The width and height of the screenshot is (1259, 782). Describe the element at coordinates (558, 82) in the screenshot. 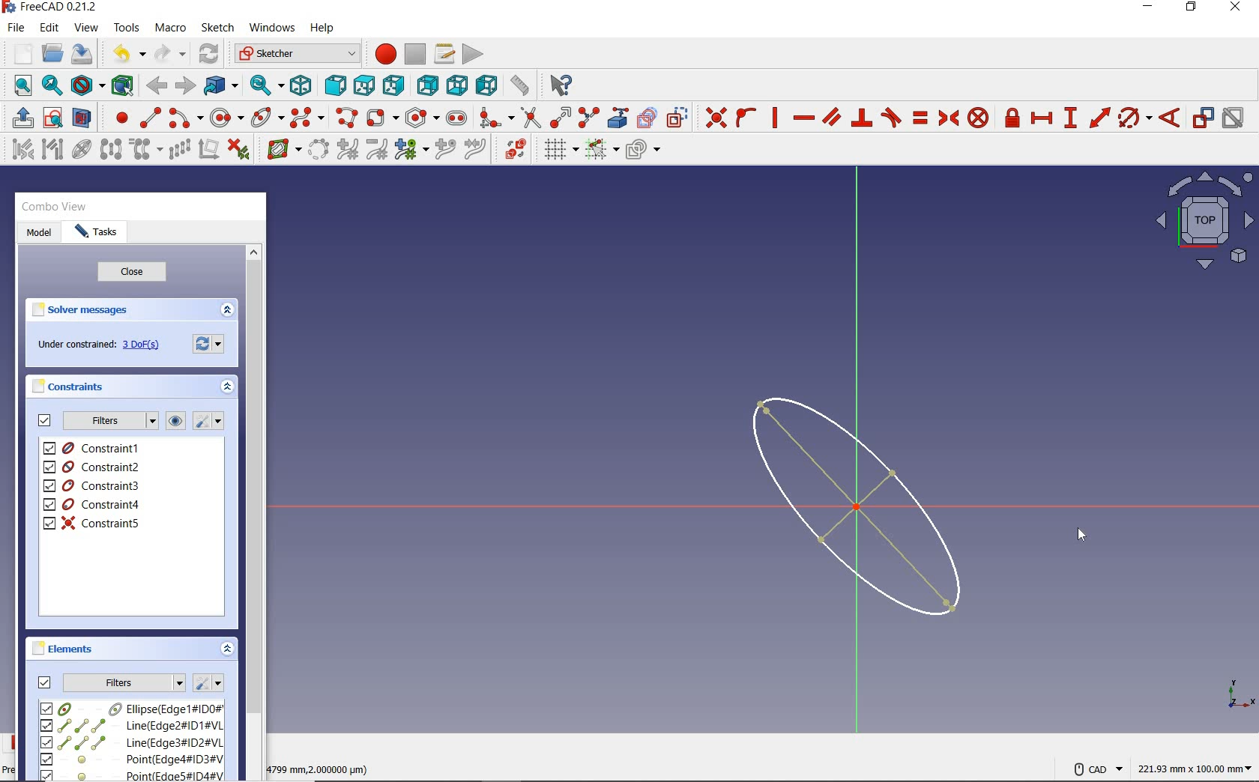

I see `what's this?` at that location.